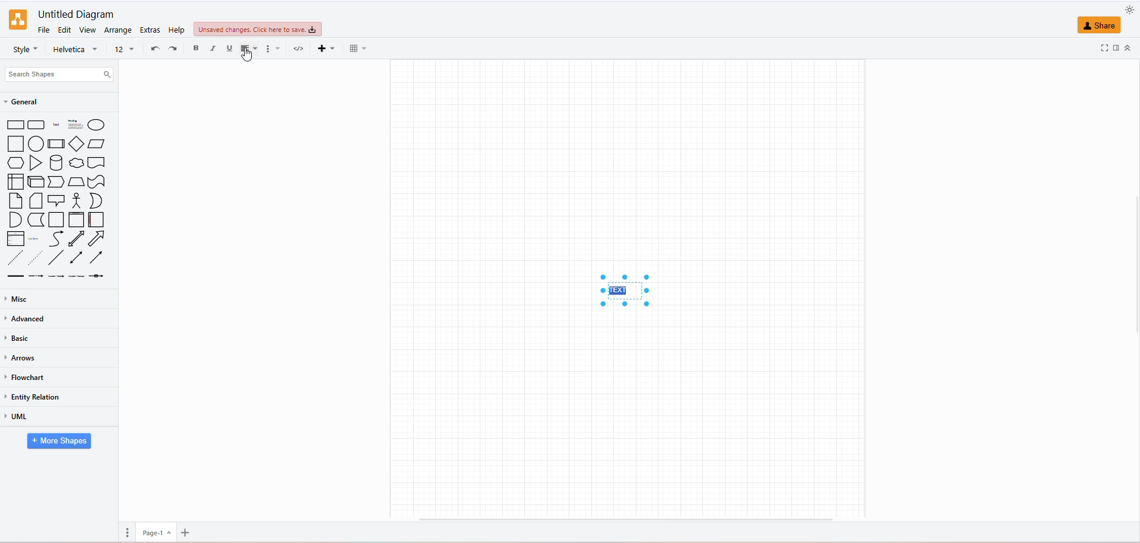 This screenshot has height=543, width=1140. I want to click on text, so click(624, 289).